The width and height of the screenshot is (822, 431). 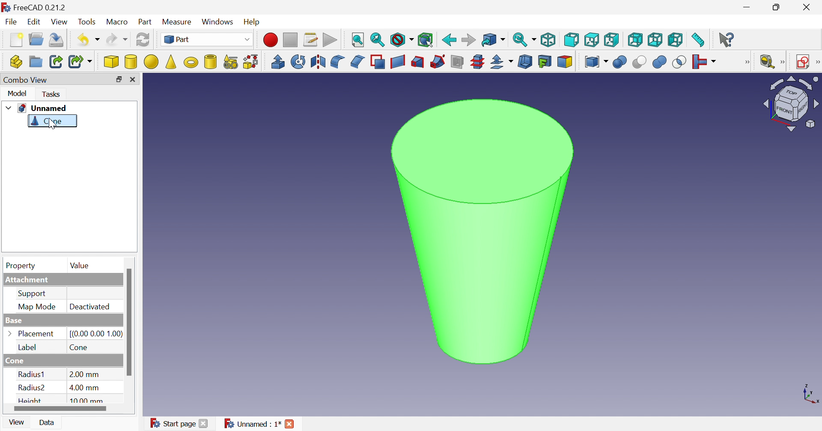 I want to click on Draw style, so click(x=402, y=40).